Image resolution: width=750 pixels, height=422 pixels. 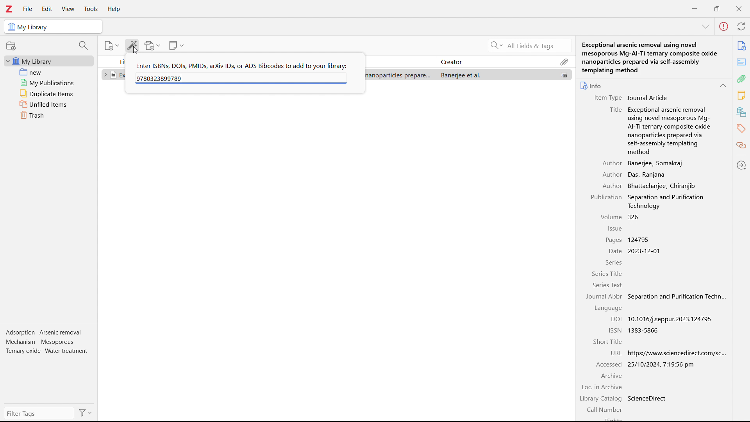 I want to click on Archive, so click(x=611, y=376).